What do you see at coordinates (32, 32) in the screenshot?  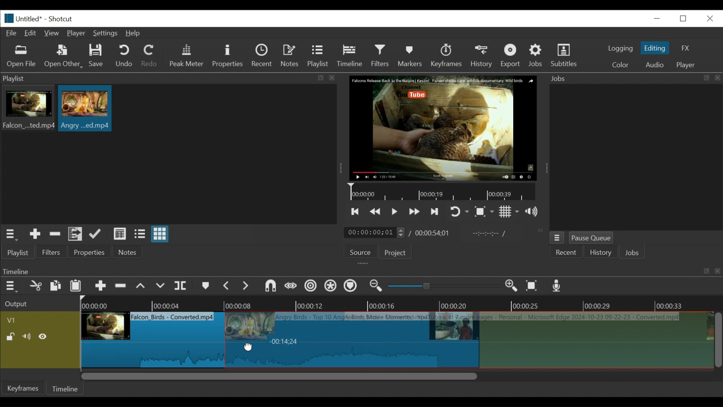 I see `Edit` at bounding box center [32, 32].